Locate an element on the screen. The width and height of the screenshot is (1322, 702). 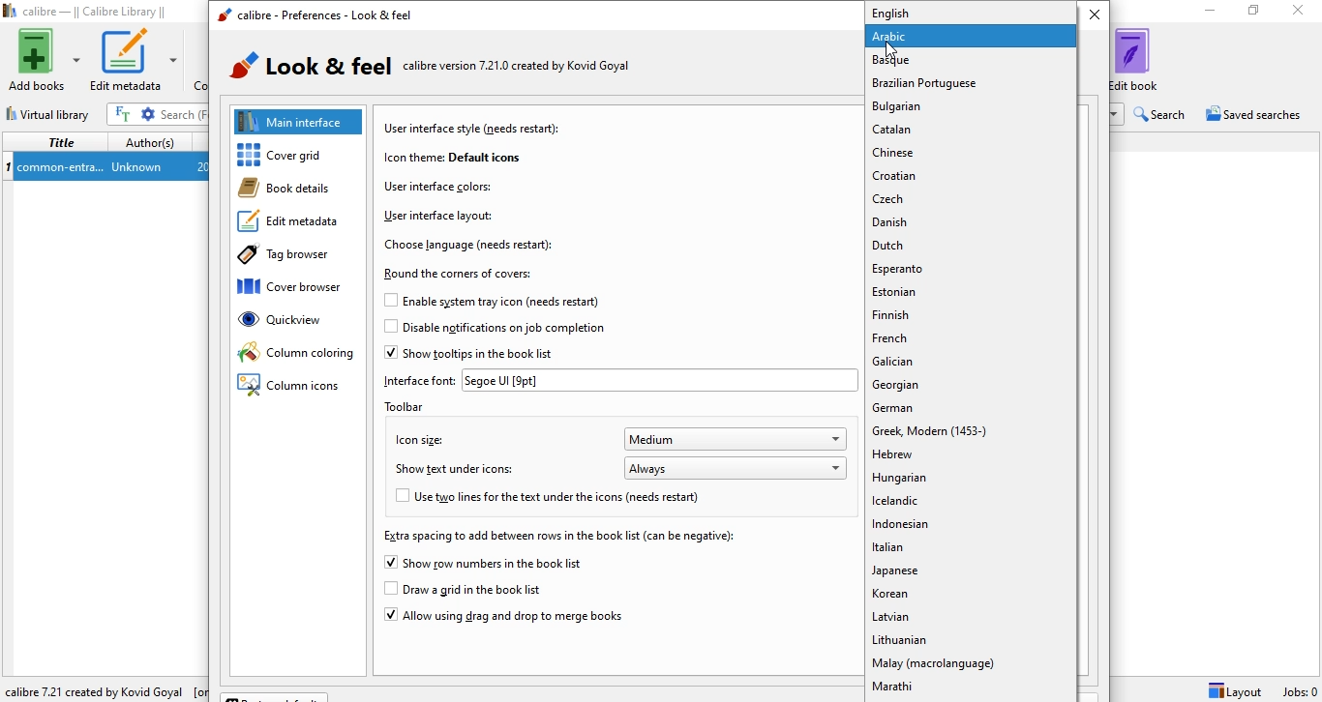
bulgarian is located at coordinates (970, 106).